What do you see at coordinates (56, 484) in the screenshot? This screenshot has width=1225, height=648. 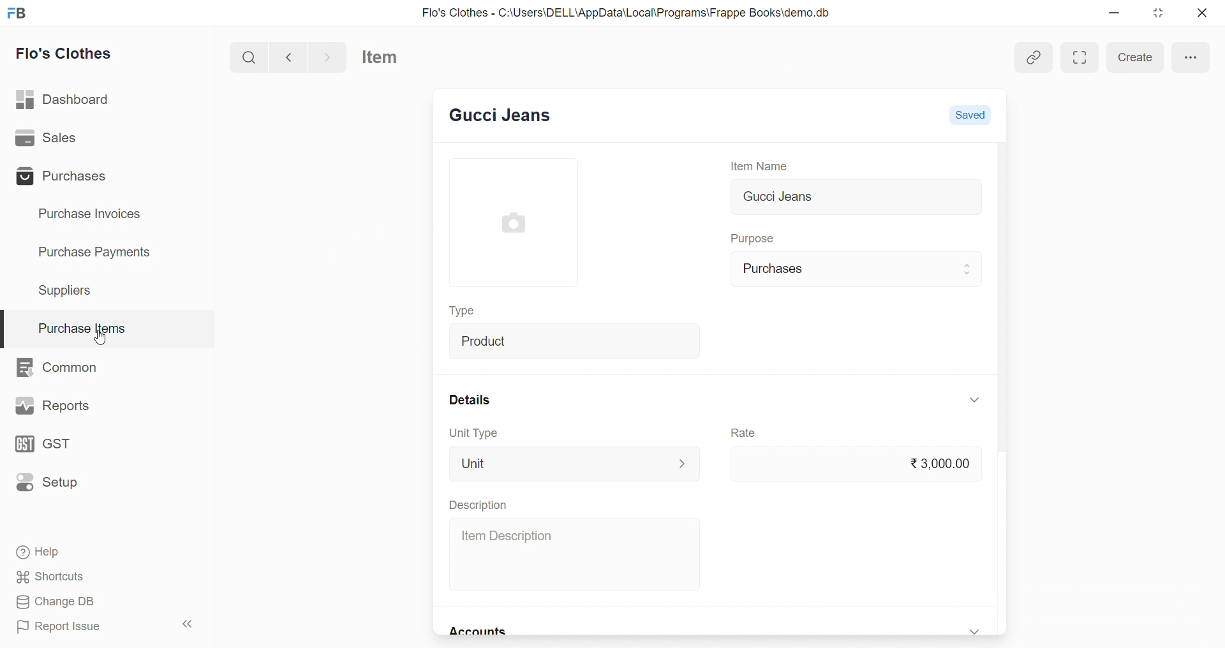 I see `Setup` at bounding box center [56, 484].